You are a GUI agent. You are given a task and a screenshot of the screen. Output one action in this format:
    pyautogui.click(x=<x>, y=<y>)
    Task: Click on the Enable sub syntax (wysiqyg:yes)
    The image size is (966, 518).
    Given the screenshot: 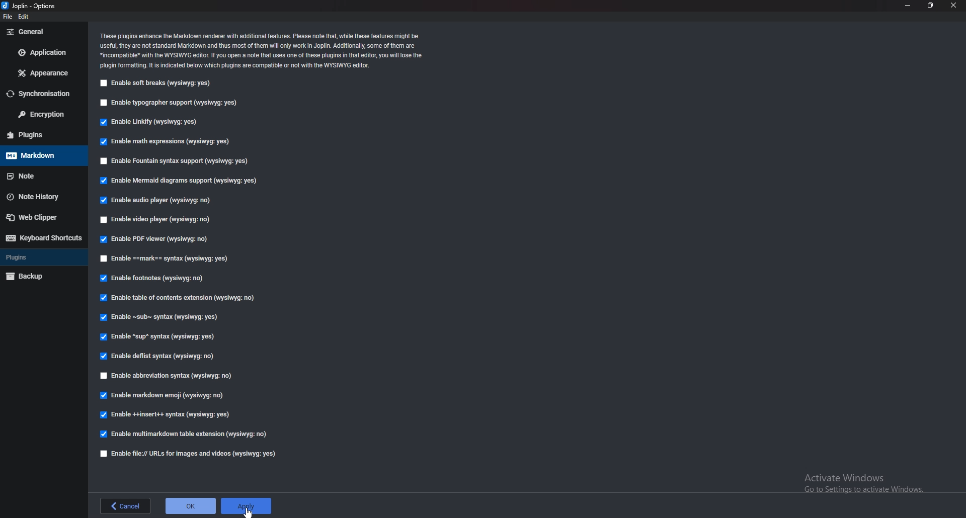 What is the action you would take?
    pyautogui.click(x=161, y=318)
    